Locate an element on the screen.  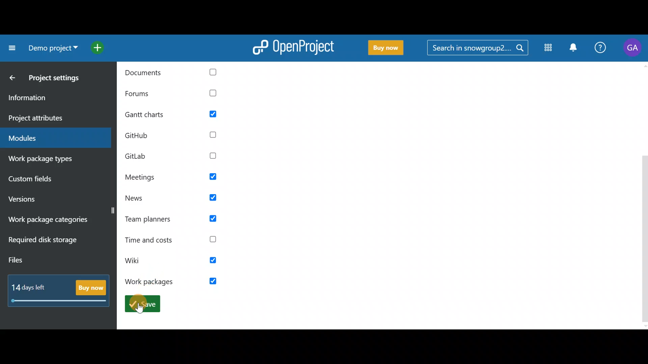
save is located at coordinates (142, 303).